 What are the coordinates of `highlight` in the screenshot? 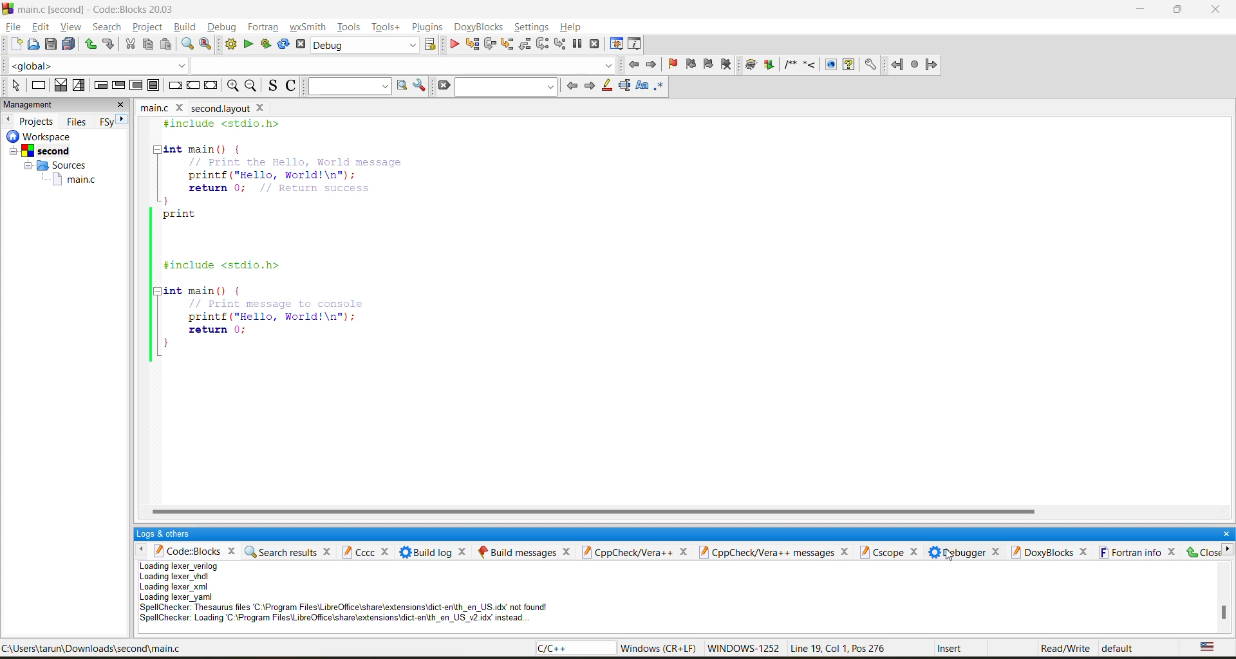 It's located at (607, 86).